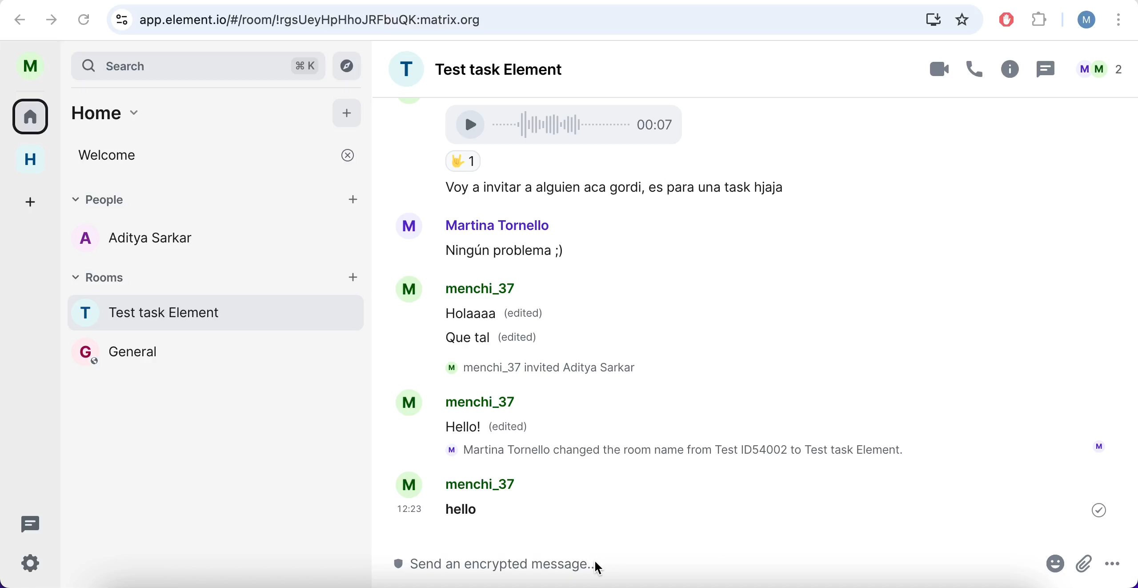  Describe the element at coordinates (1056, 567) in the screenshot. I see `emoji` at that location.